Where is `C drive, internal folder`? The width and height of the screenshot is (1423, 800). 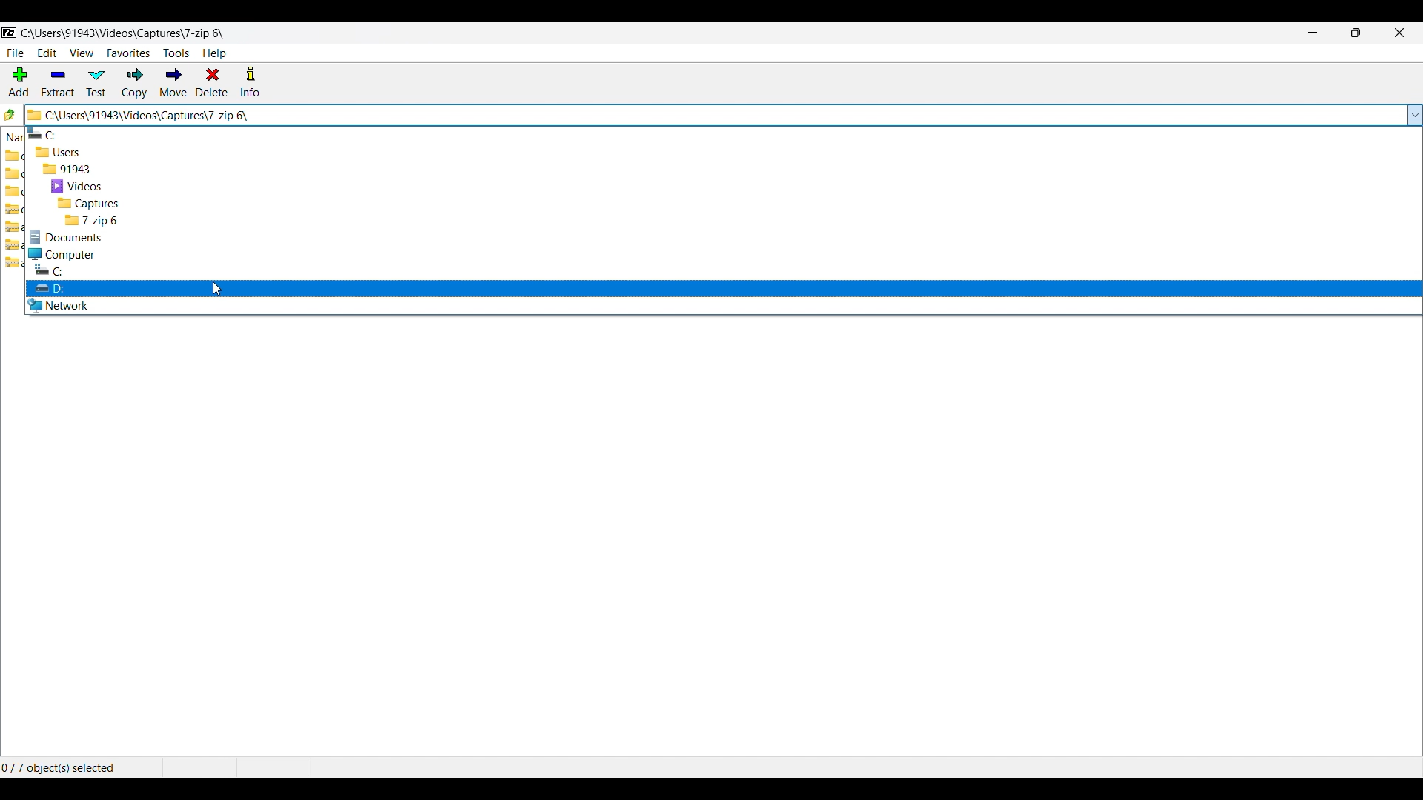 C drive, internal folder is located at coordinates (723, 270).